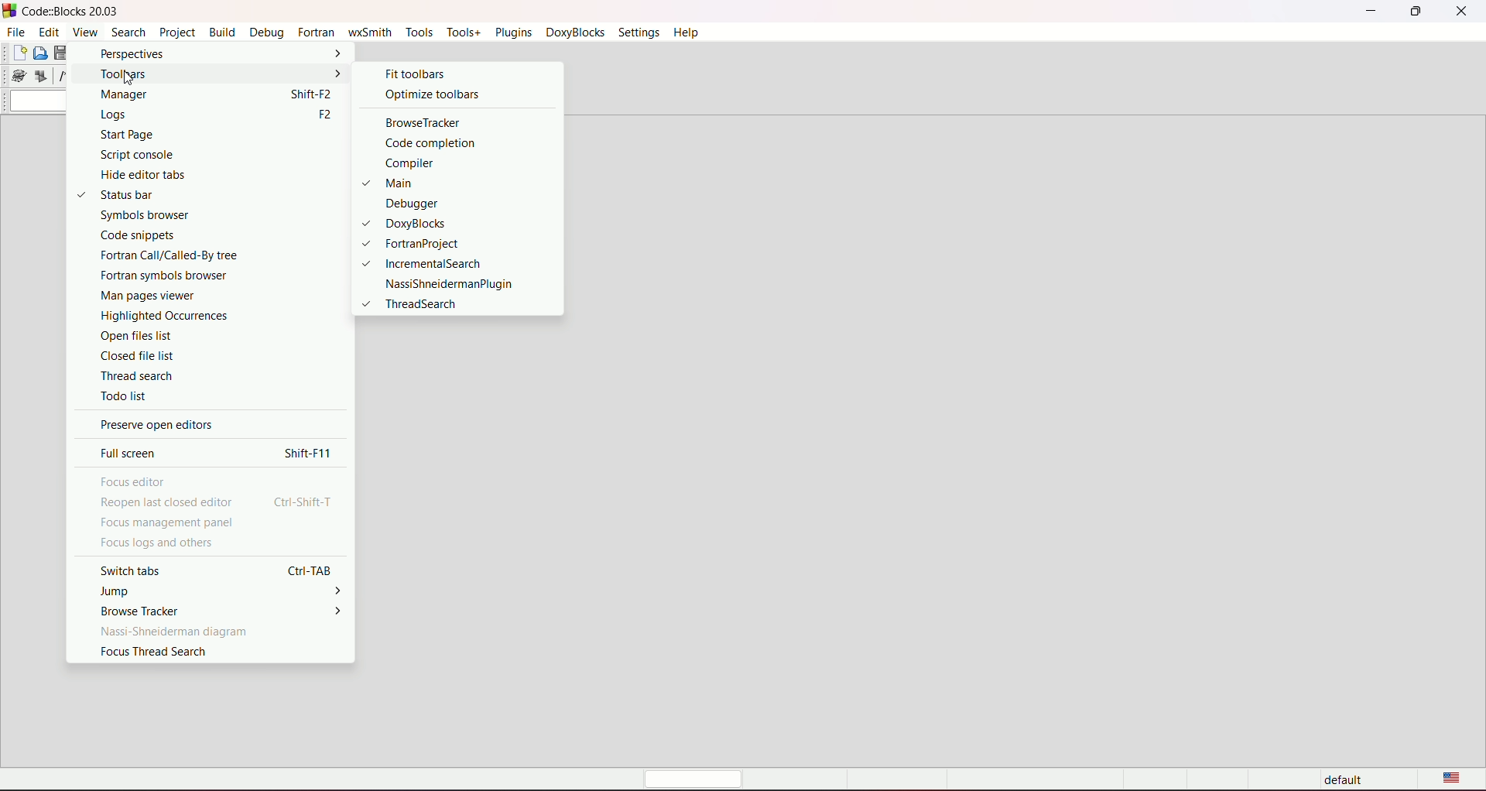  What do you see at coordinates (322, 116) in the screenshot?
I see `F2` at bounding box center [322, 116].